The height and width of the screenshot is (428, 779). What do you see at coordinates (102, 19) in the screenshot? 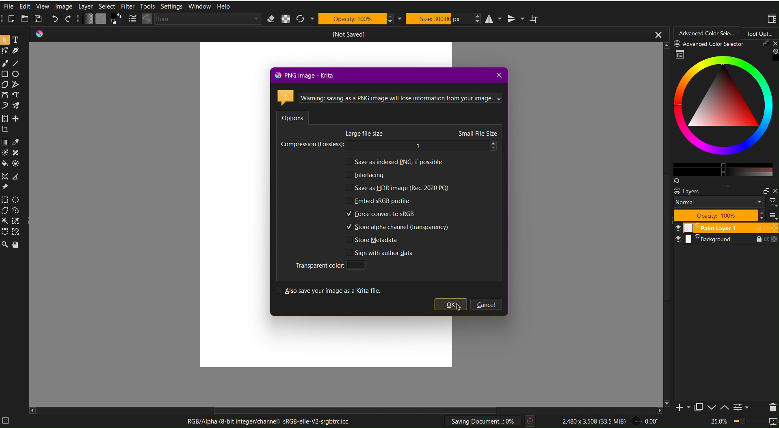
I see `Color Settings` at bounding box center [102, 19].